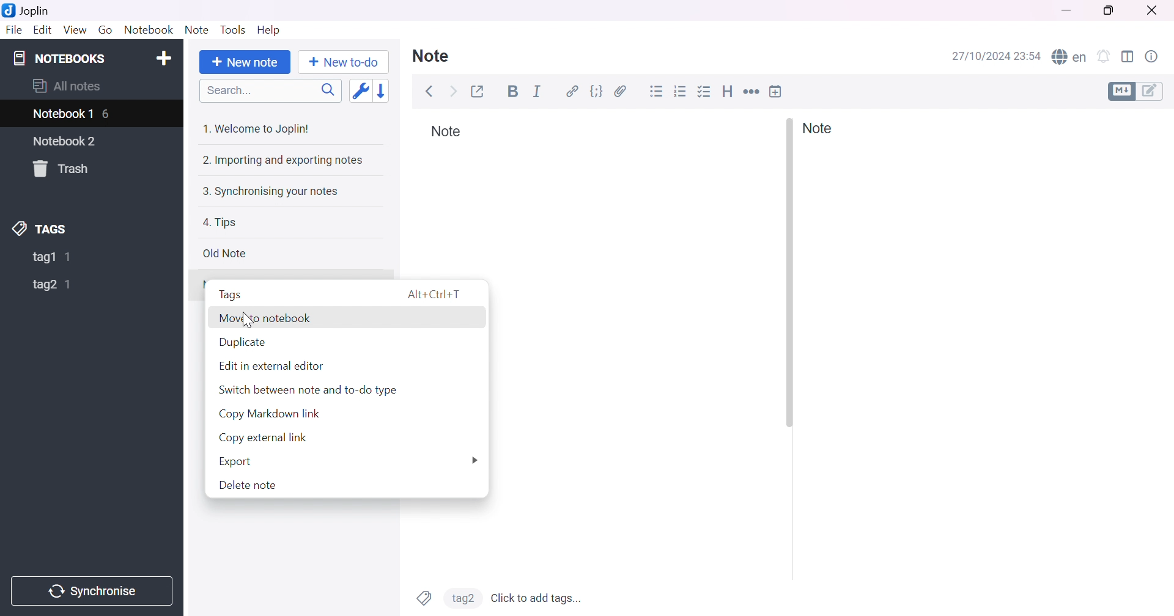  I want to click on Note, so click(441, 131).